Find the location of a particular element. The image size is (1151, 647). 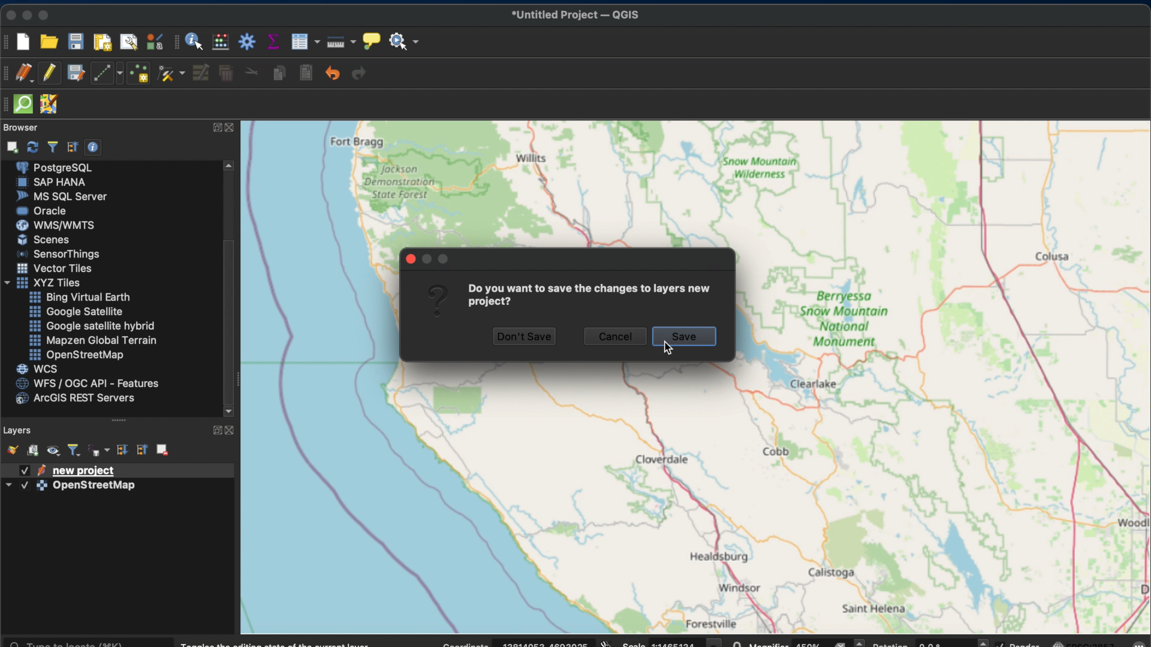

add group is located at coordinates (34, 449).